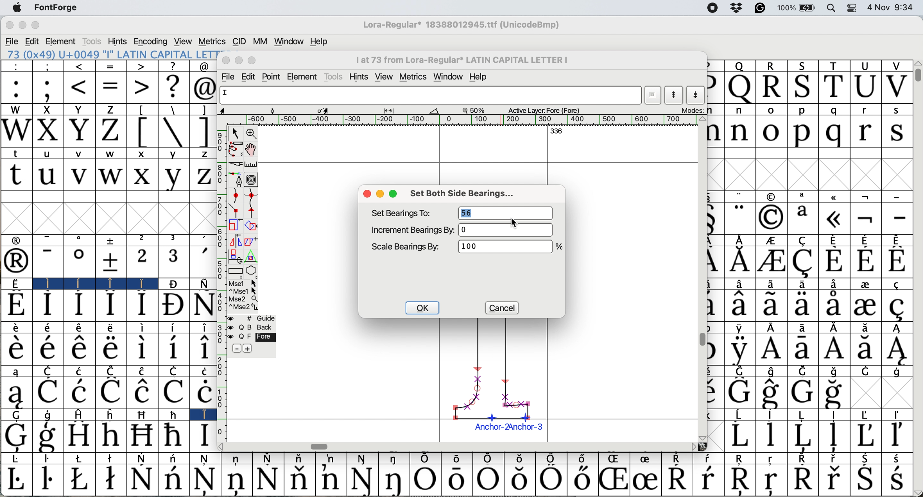 The image size is (923, 497). I want to click on Symbol, so click(110, 436).